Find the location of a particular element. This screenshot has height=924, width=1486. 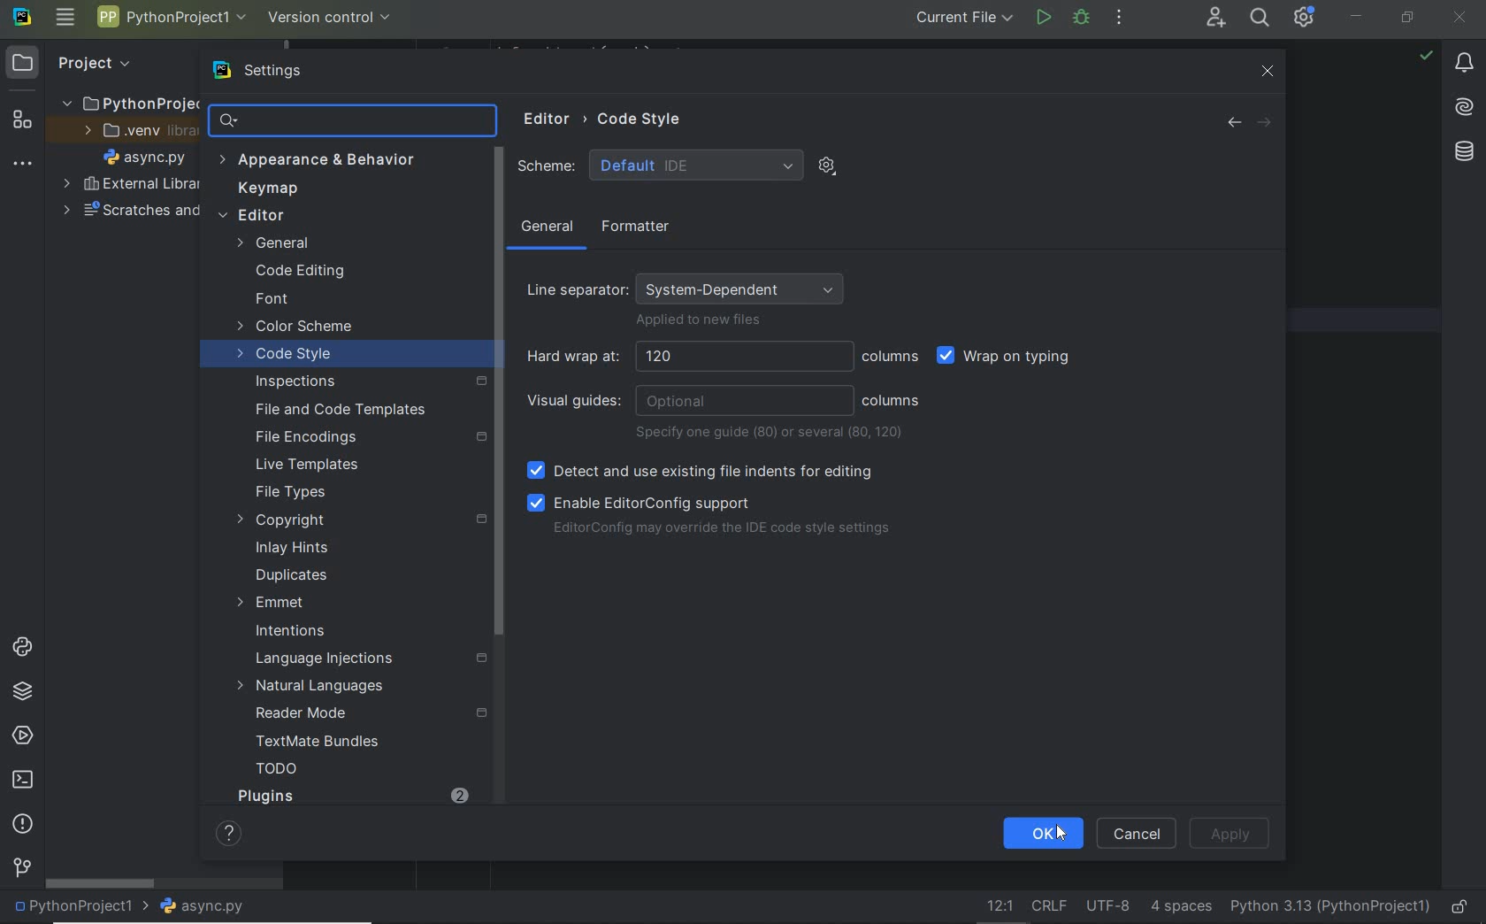

keymap is located at coordinates (271, 190).